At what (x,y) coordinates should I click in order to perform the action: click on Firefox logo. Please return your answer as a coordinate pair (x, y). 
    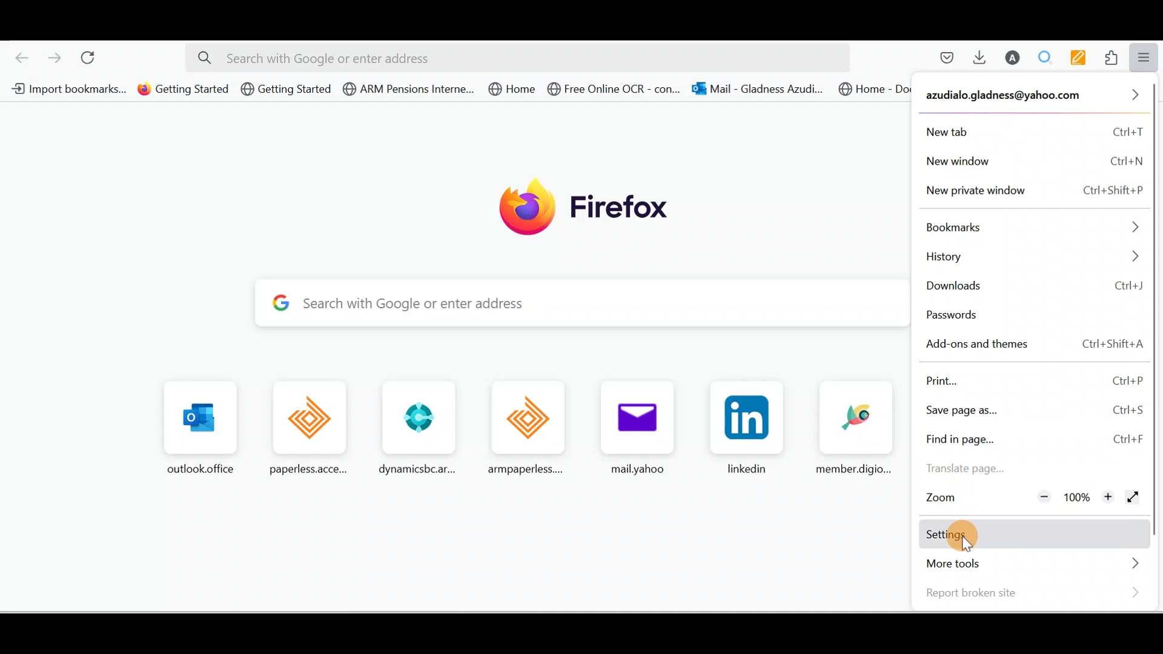
    Looking at the image, I should click on (575, 208).